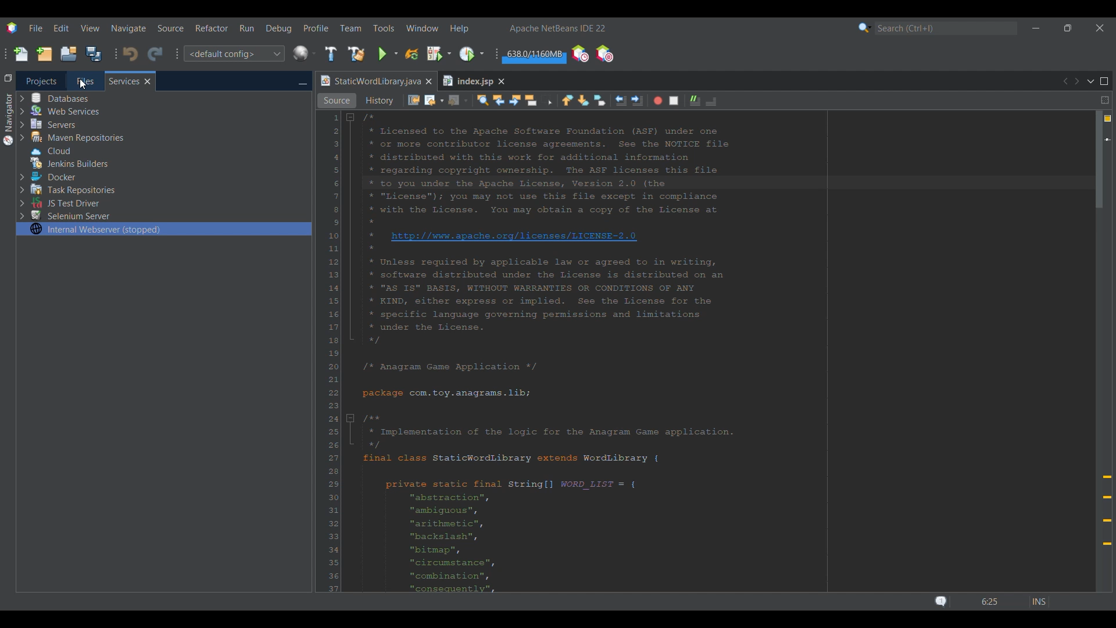 The height and width of the screenshot is (628, 1116). Describe the element at coordinates (130, 54) in the screenshot. I see `Undo` at that location.